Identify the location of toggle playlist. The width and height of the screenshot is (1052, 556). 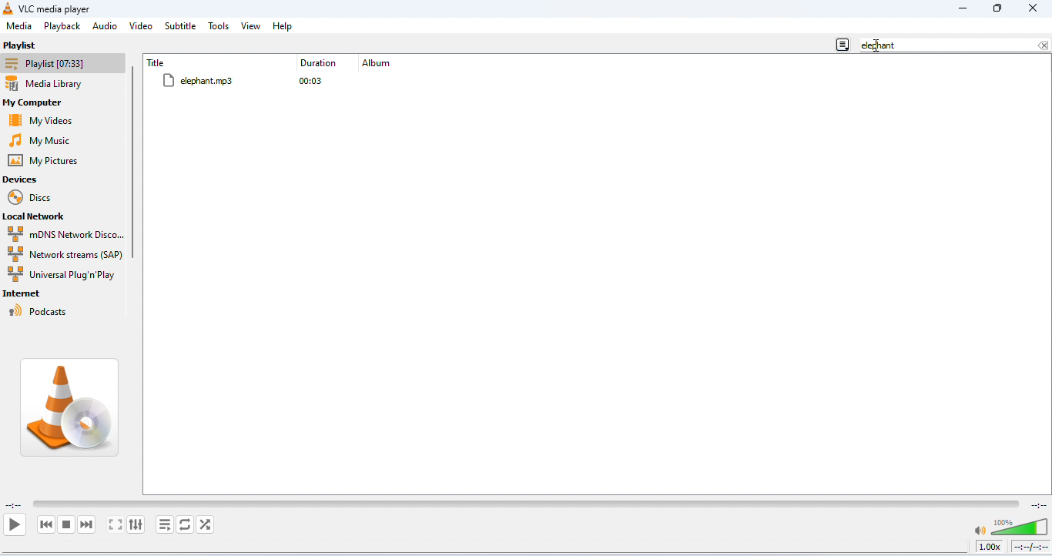
(164, 524).